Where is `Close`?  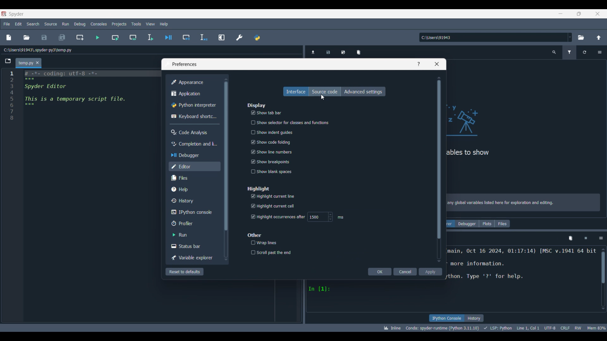
Close is located at coordinates (37, 63).